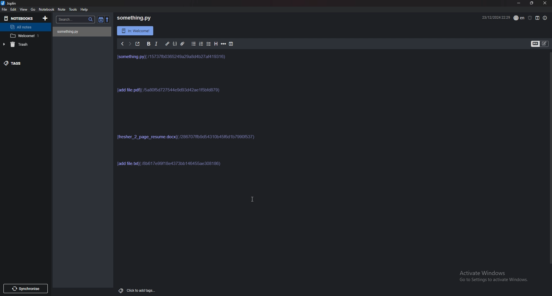  I want to click on Search, so click(76, 19).